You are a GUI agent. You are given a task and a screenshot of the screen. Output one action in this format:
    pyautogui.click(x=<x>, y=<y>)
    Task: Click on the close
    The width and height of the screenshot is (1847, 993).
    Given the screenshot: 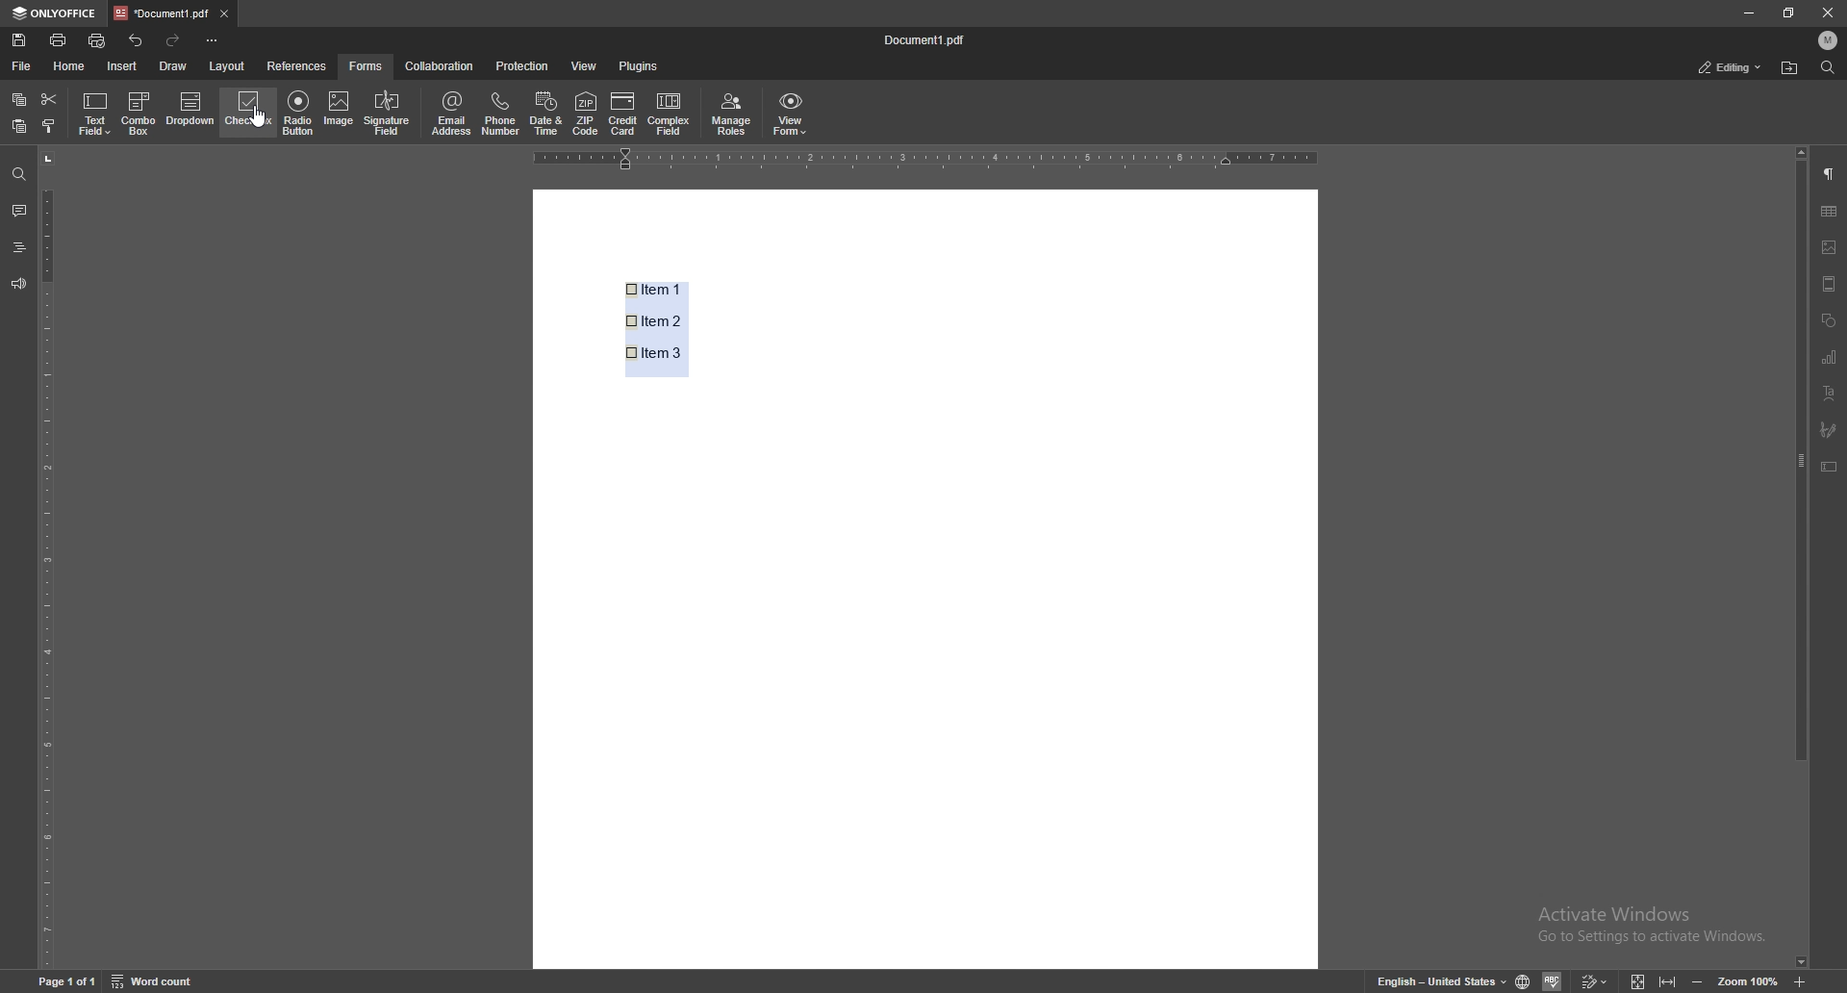 What is the action you would take?
    pyautogui.click(x=1826, y=13)
    